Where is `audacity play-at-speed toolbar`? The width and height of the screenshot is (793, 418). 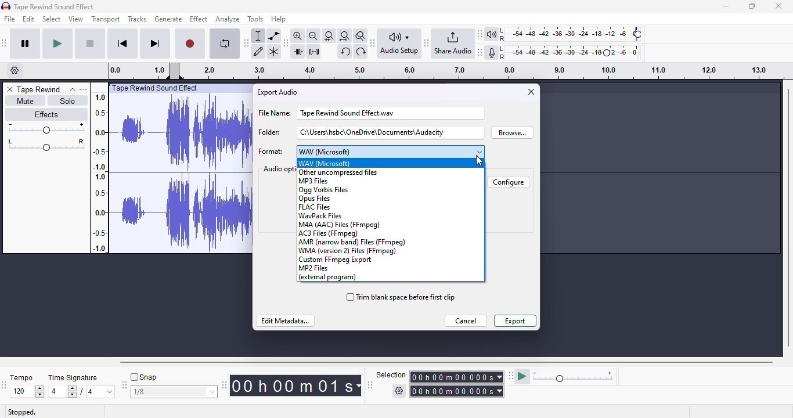
audacity play-at-speed toolbar is located at coordinates (564, 377).